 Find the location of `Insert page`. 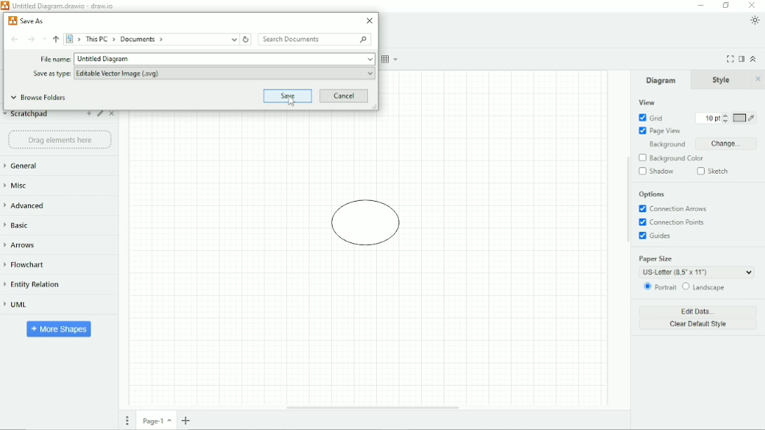

Insert page is located at coordinates (186, 420).